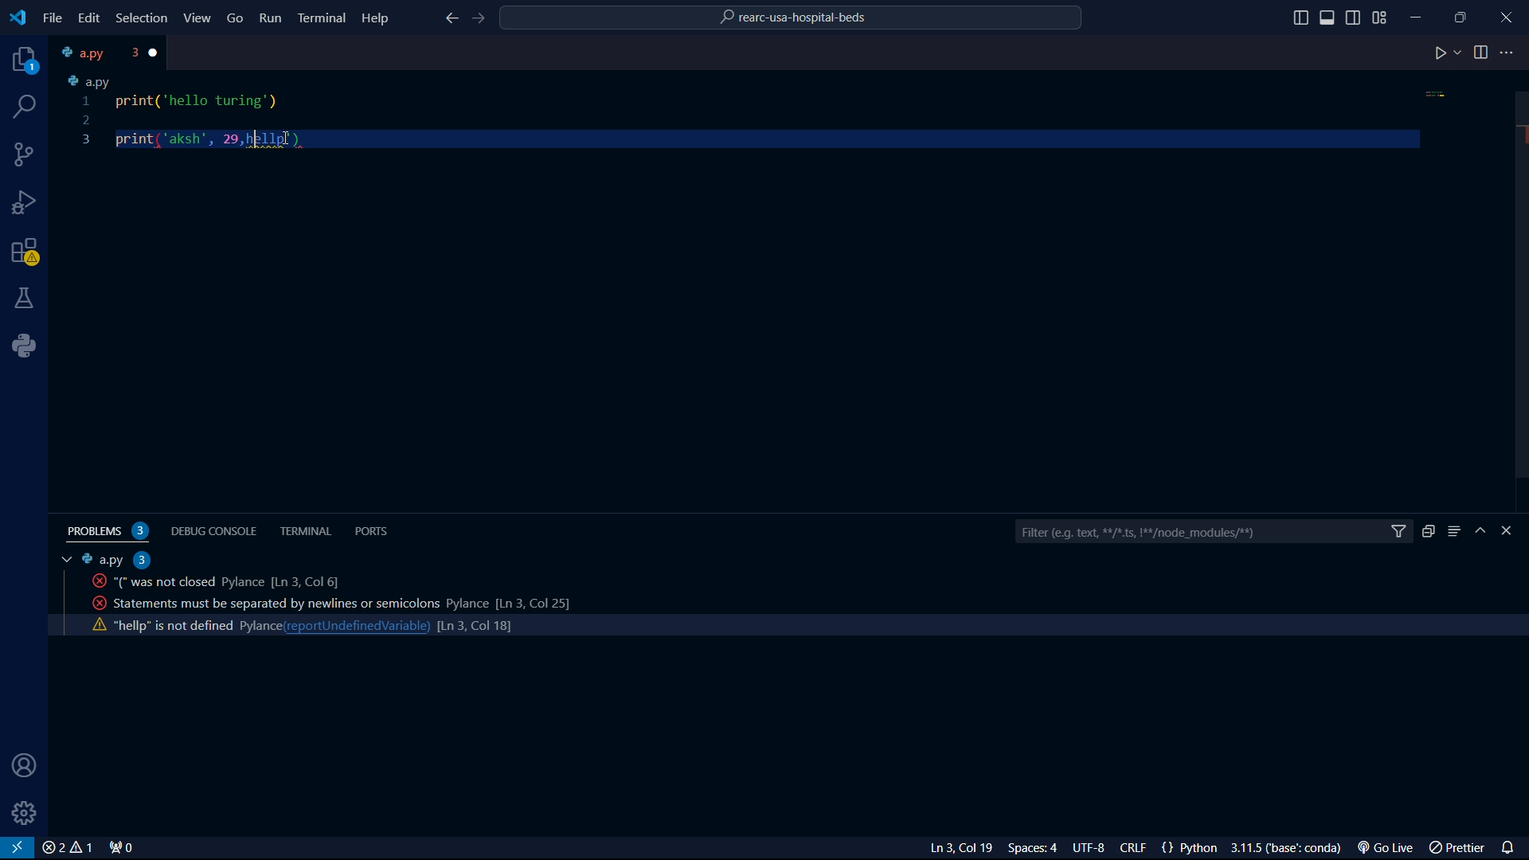 This screenshot has width=1529, height=860. What do you see at coordinates (1481, 53) in the screenshot?
I see `toggle` at bounding box center [1481, 53].